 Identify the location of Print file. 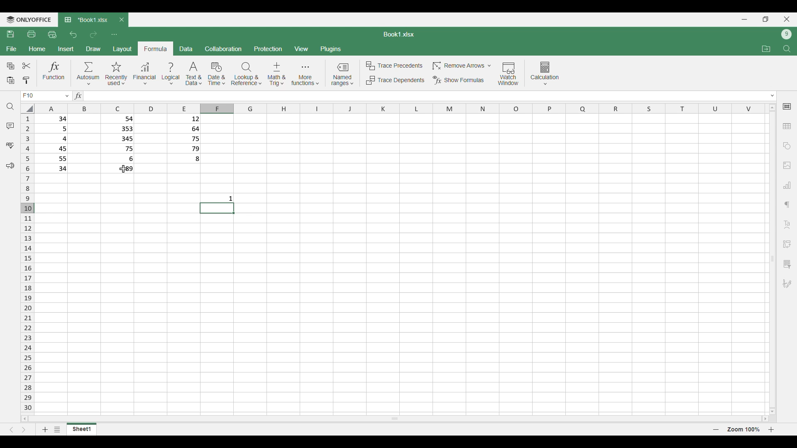
(32, 34).